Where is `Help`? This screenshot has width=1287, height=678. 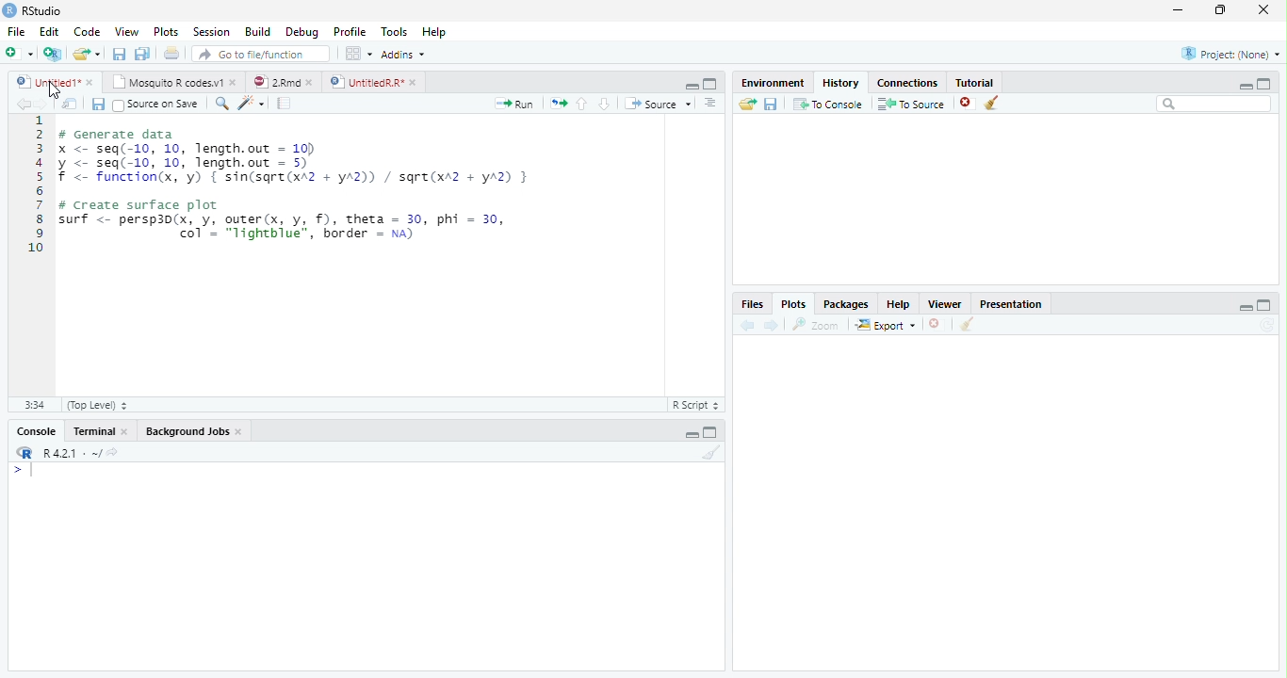 Help is located at coordinates (433, 31).